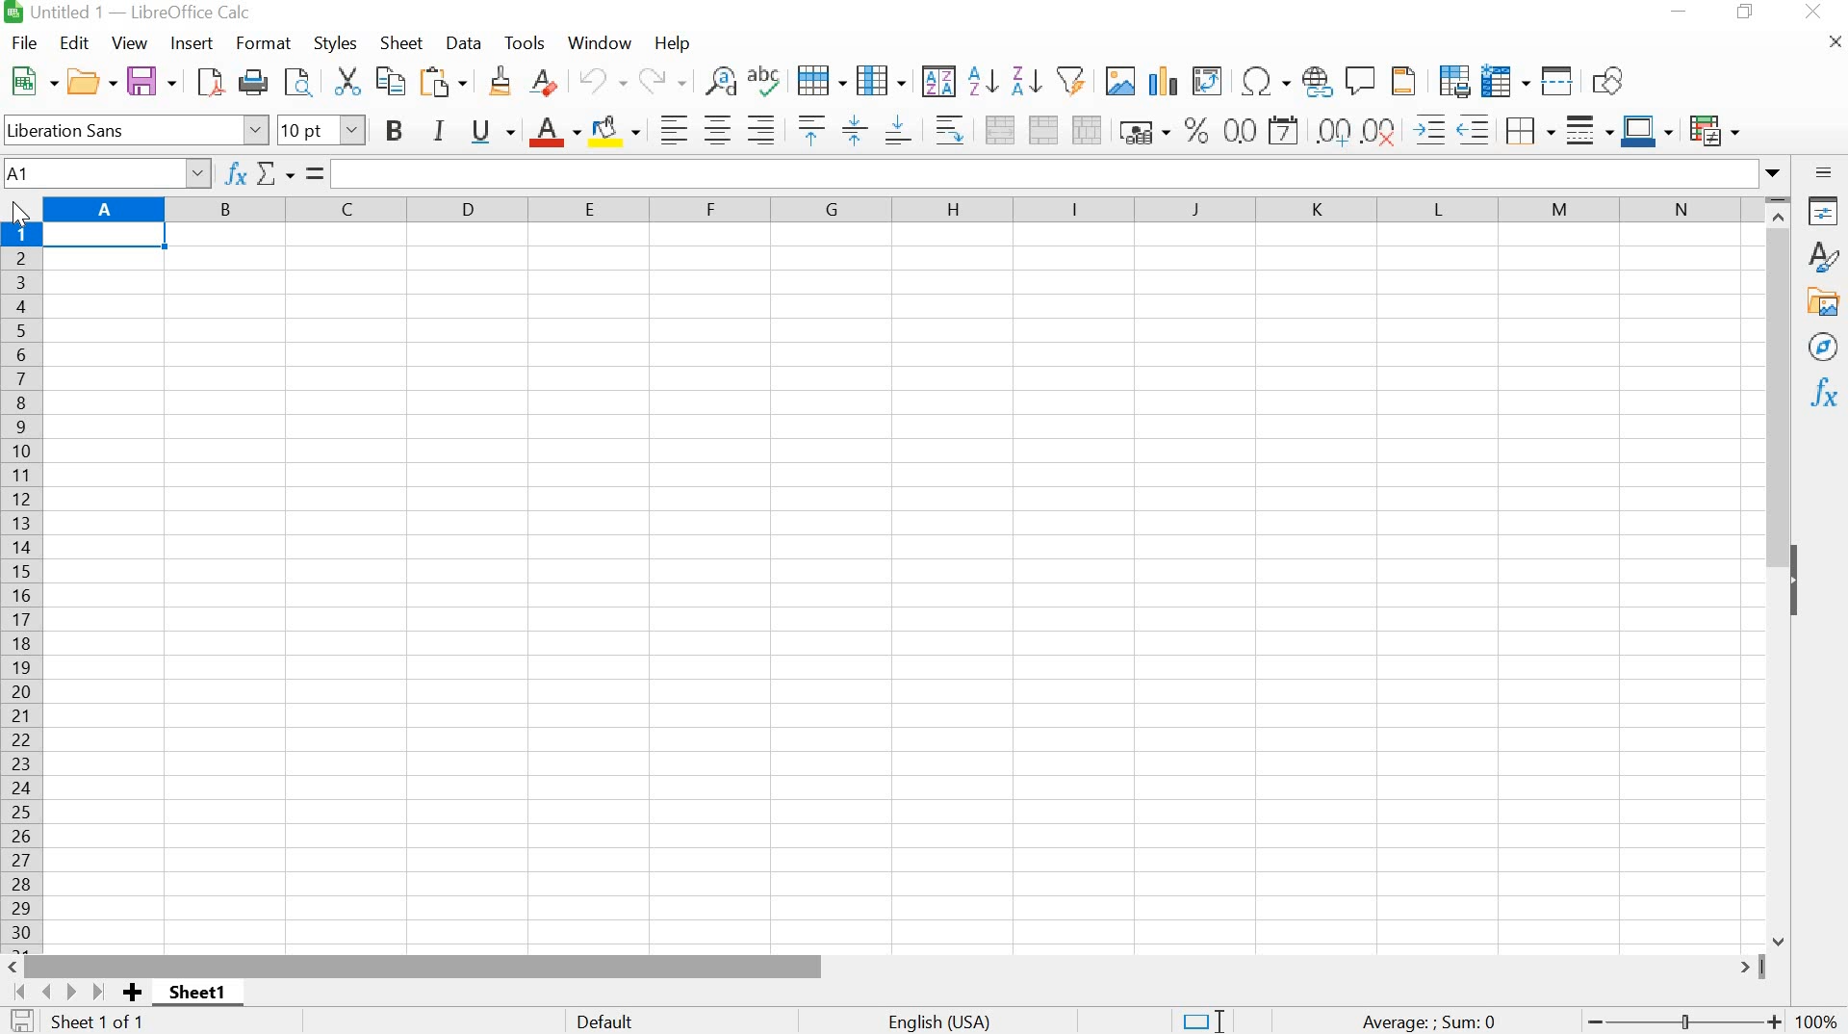 This screenshot has width=1848, height=1034. I want to click on Functions, so click(1821, 390).